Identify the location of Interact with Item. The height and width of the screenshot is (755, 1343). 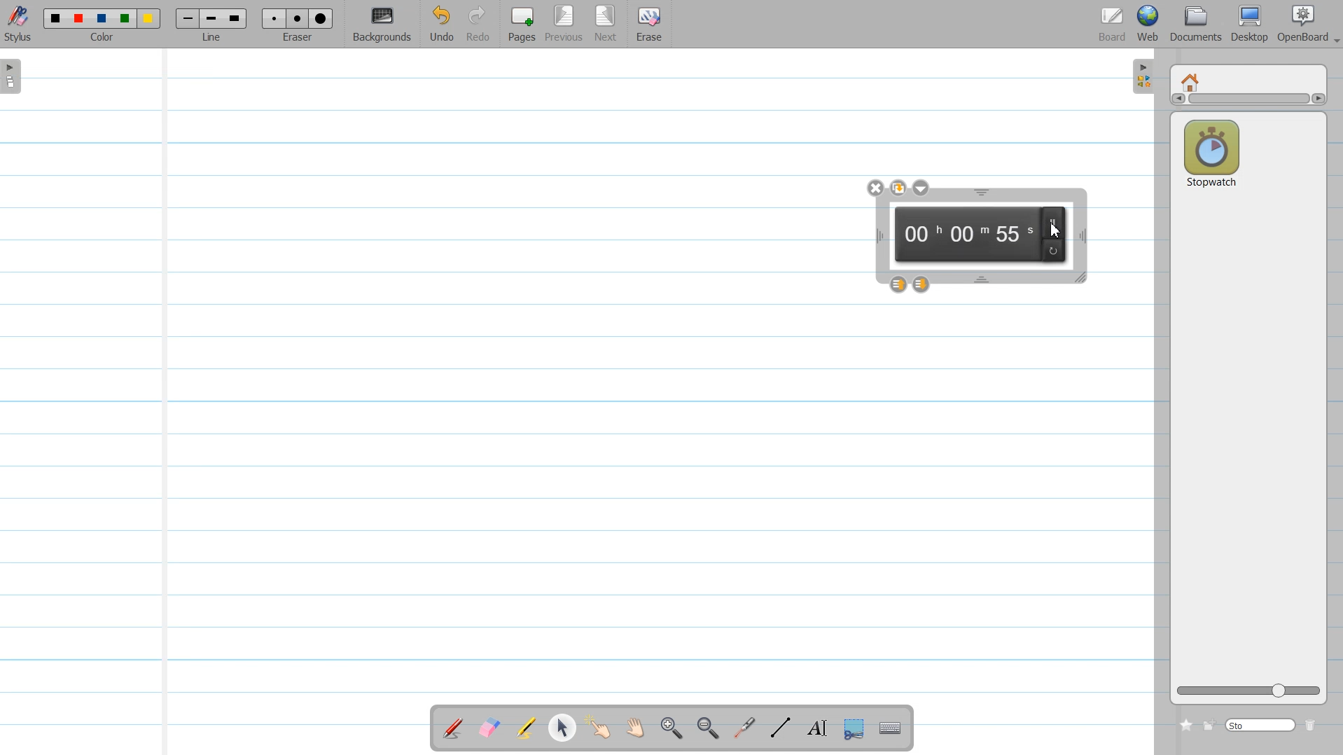
(602, 728).